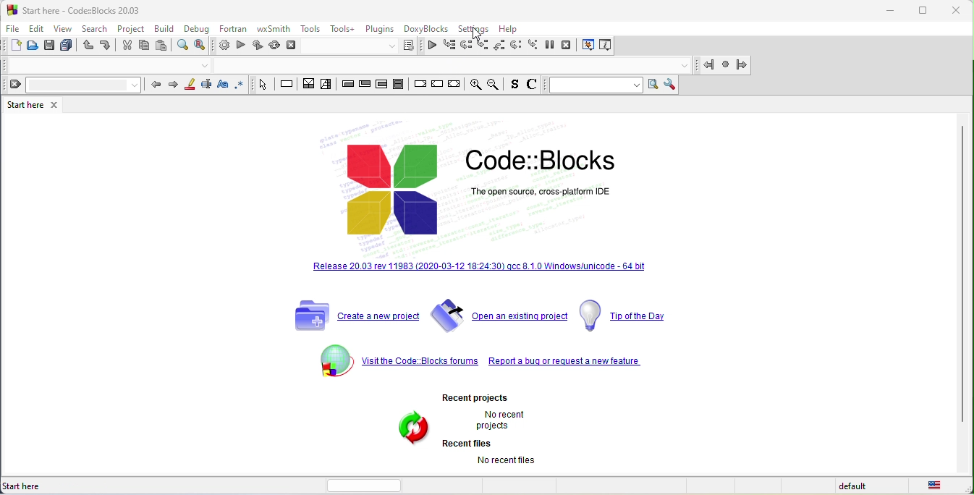 This screenshot has height=495, width=974. Describe the element at coordinates (69, 48) in the screenshot. I see `save everything` at that location.